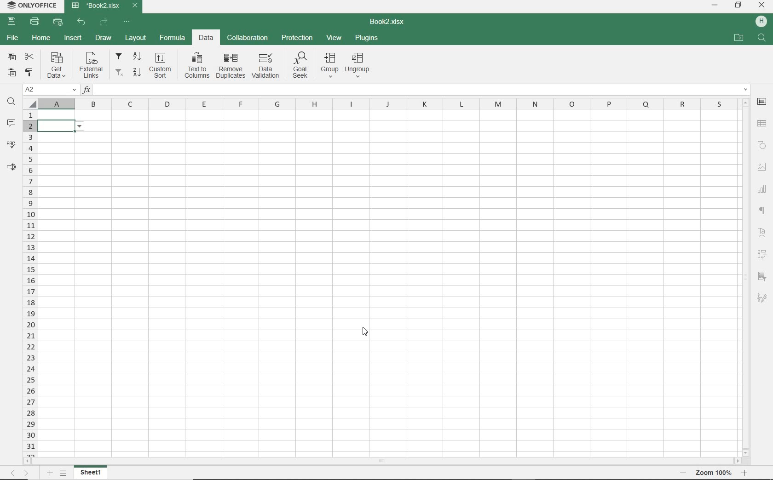 The width and height of the screenshot is (773, 480). I want to click on CLOSE, so click(761, 6).